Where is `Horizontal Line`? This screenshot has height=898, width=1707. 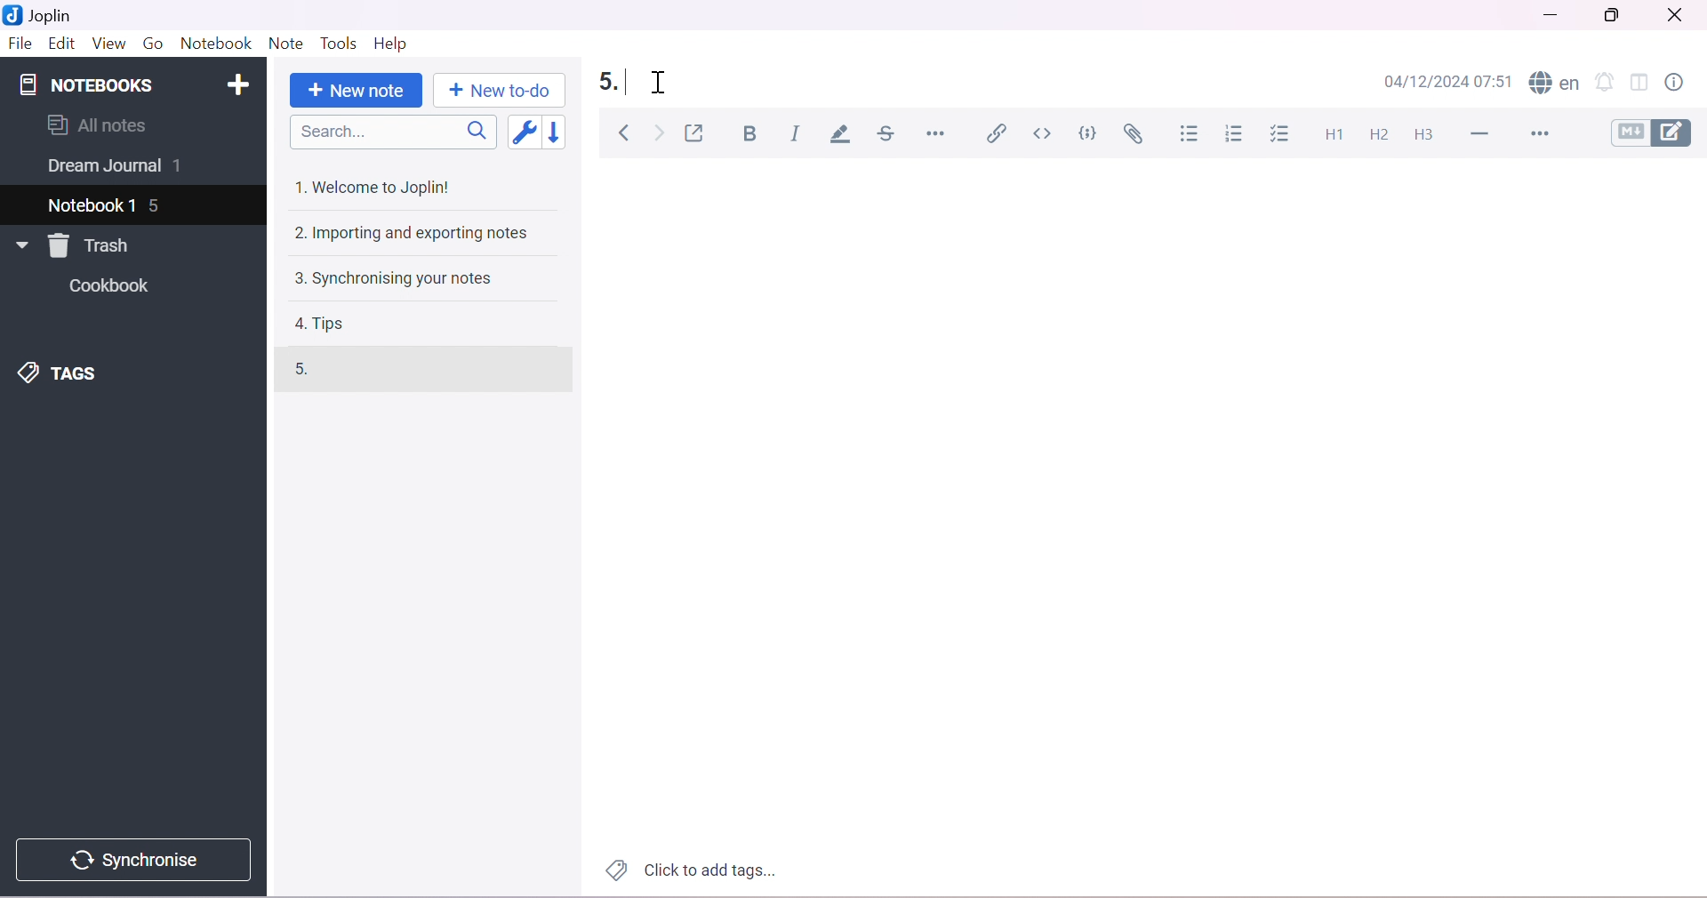
Horizontal Line is located at coordinates (1484, 134).